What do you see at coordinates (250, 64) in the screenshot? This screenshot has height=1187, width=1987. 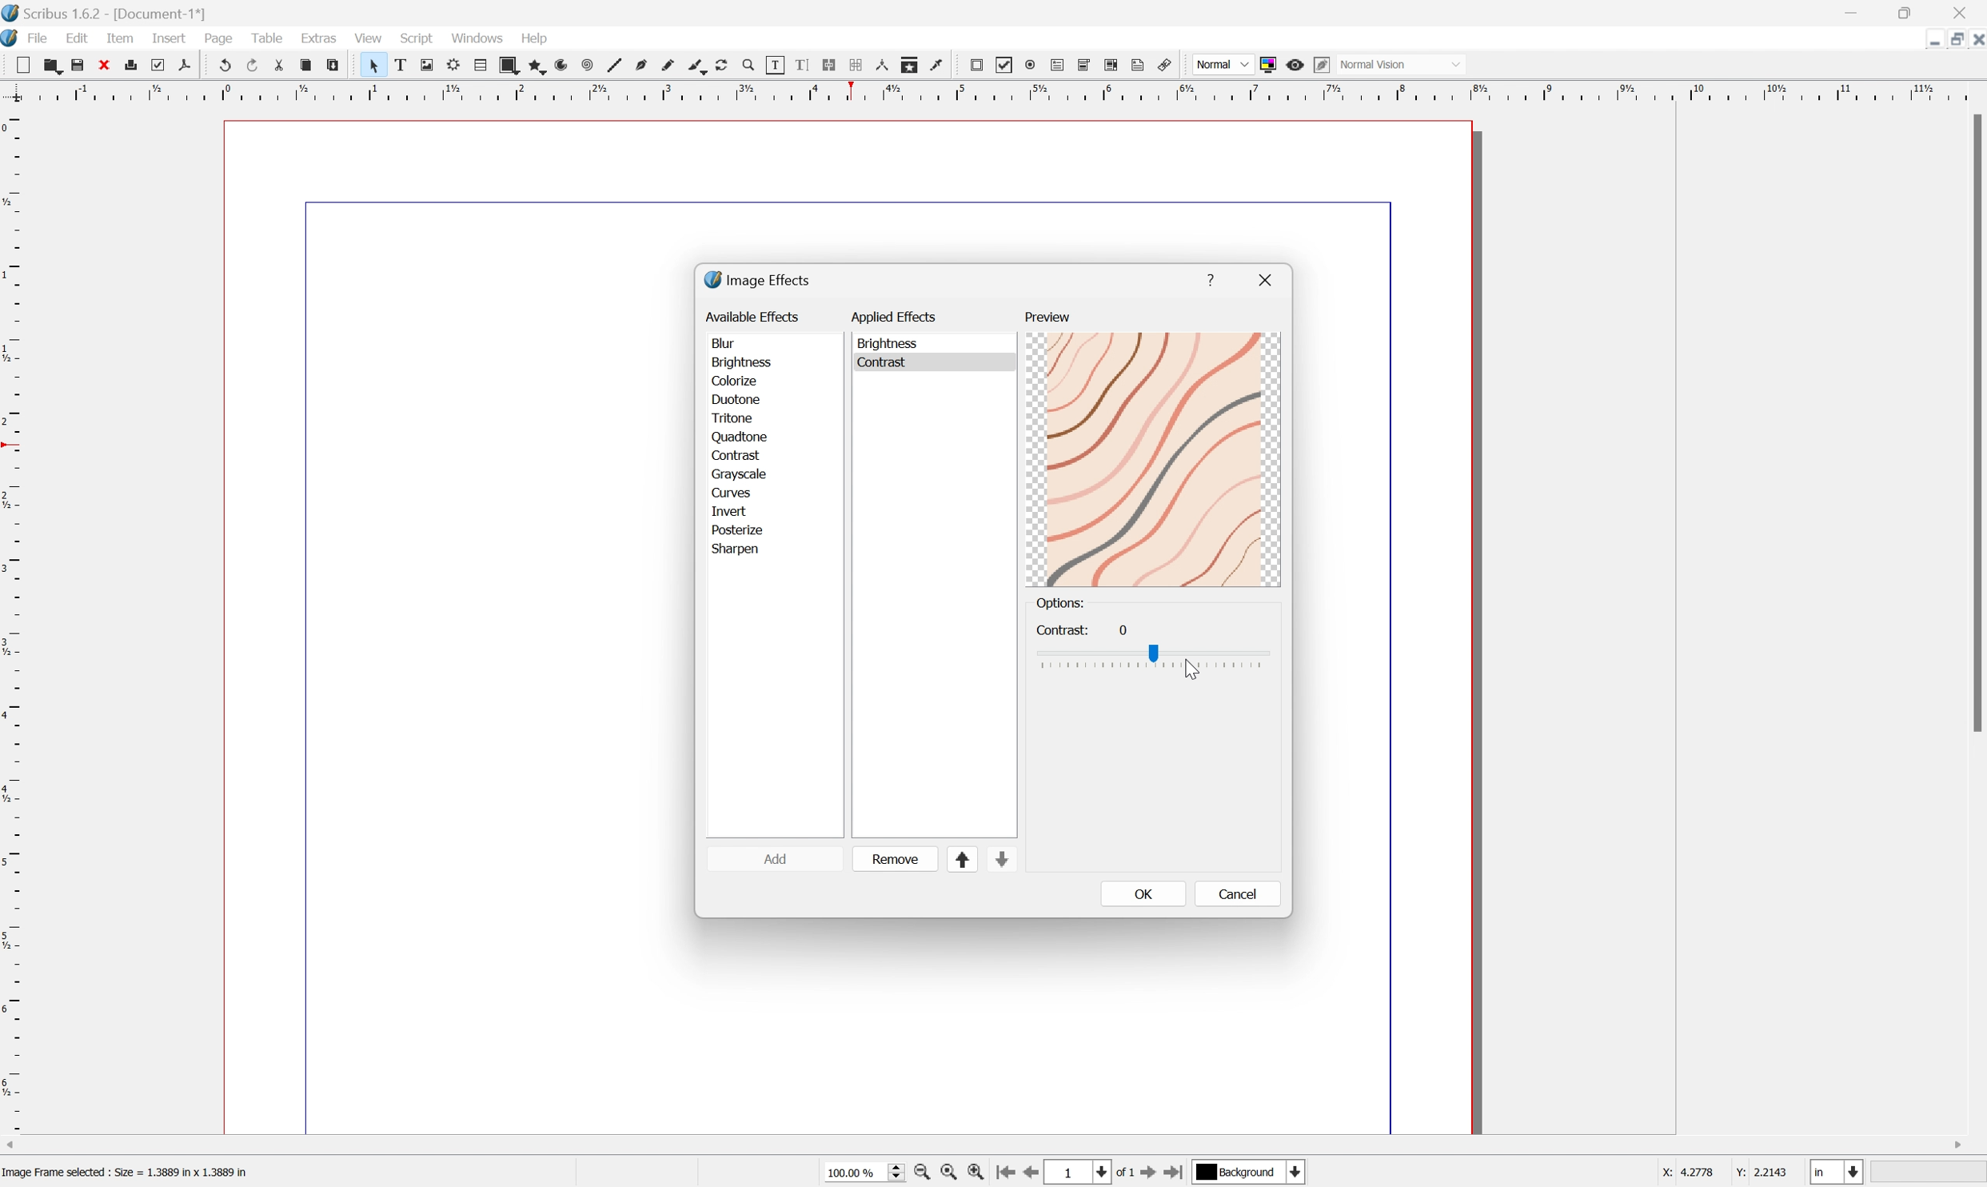 I see `Redo` at bounding box center [250, 64].